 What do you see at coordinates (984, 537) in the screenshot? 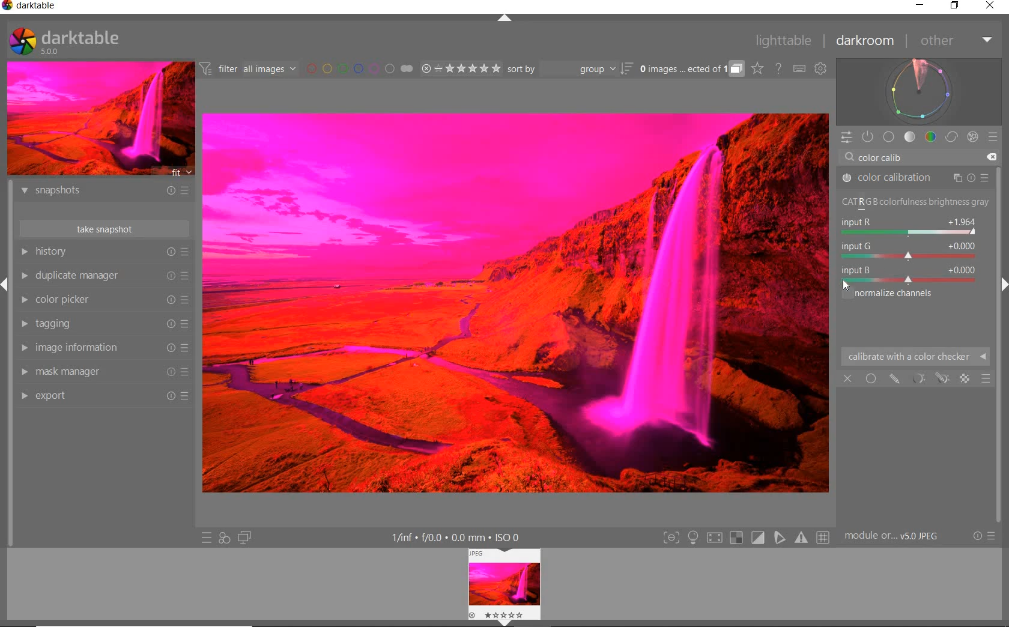
I see `RESET OR PRESETS & PREFERENCES` at bounding box center [984, 537].